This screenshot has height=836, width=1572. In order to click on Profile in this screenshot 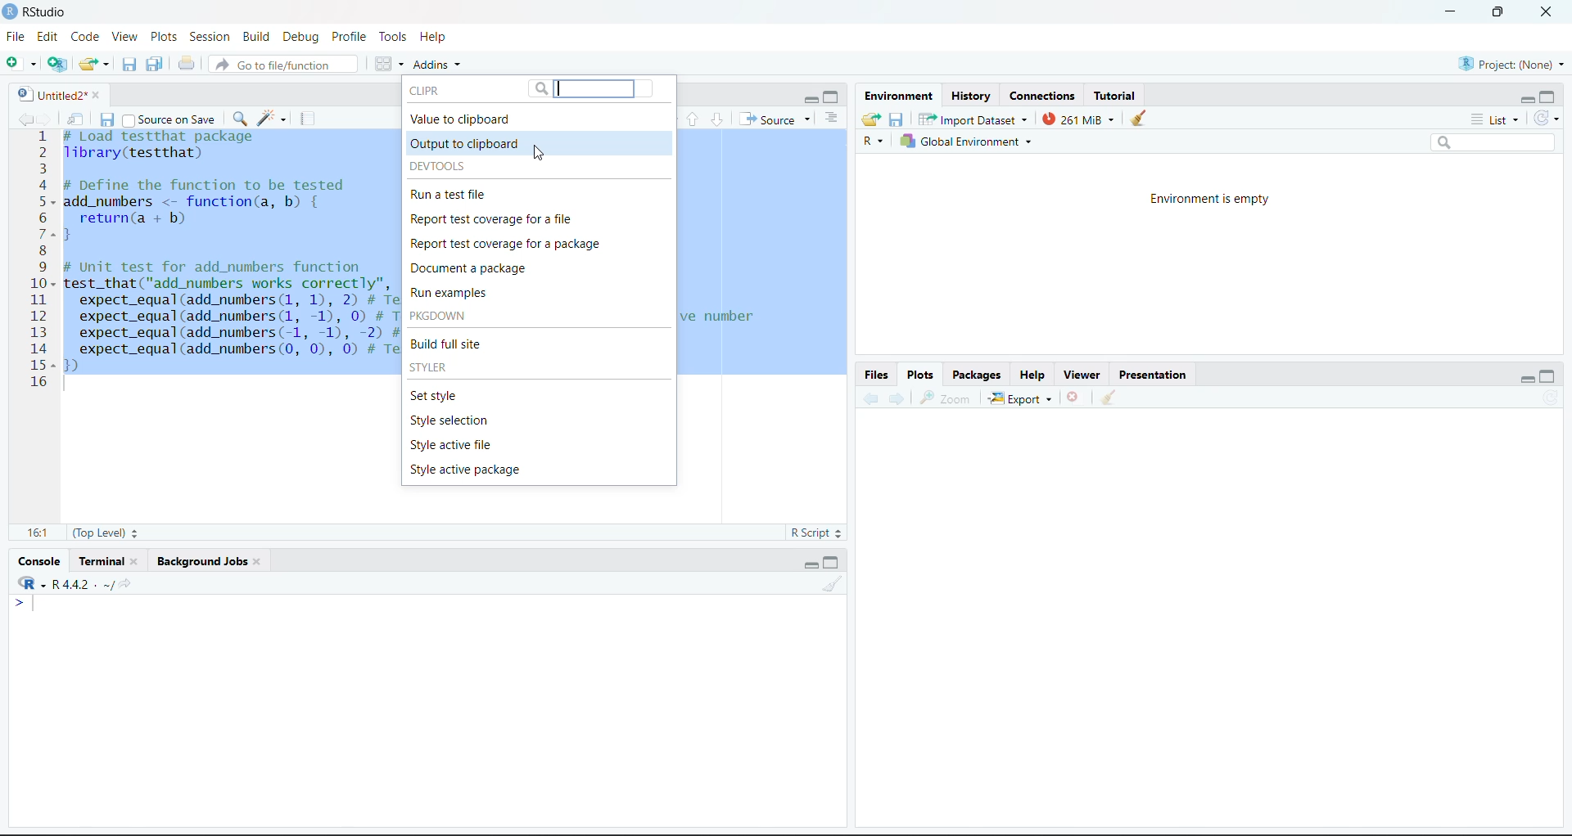, I will do `click(347, 36)`.